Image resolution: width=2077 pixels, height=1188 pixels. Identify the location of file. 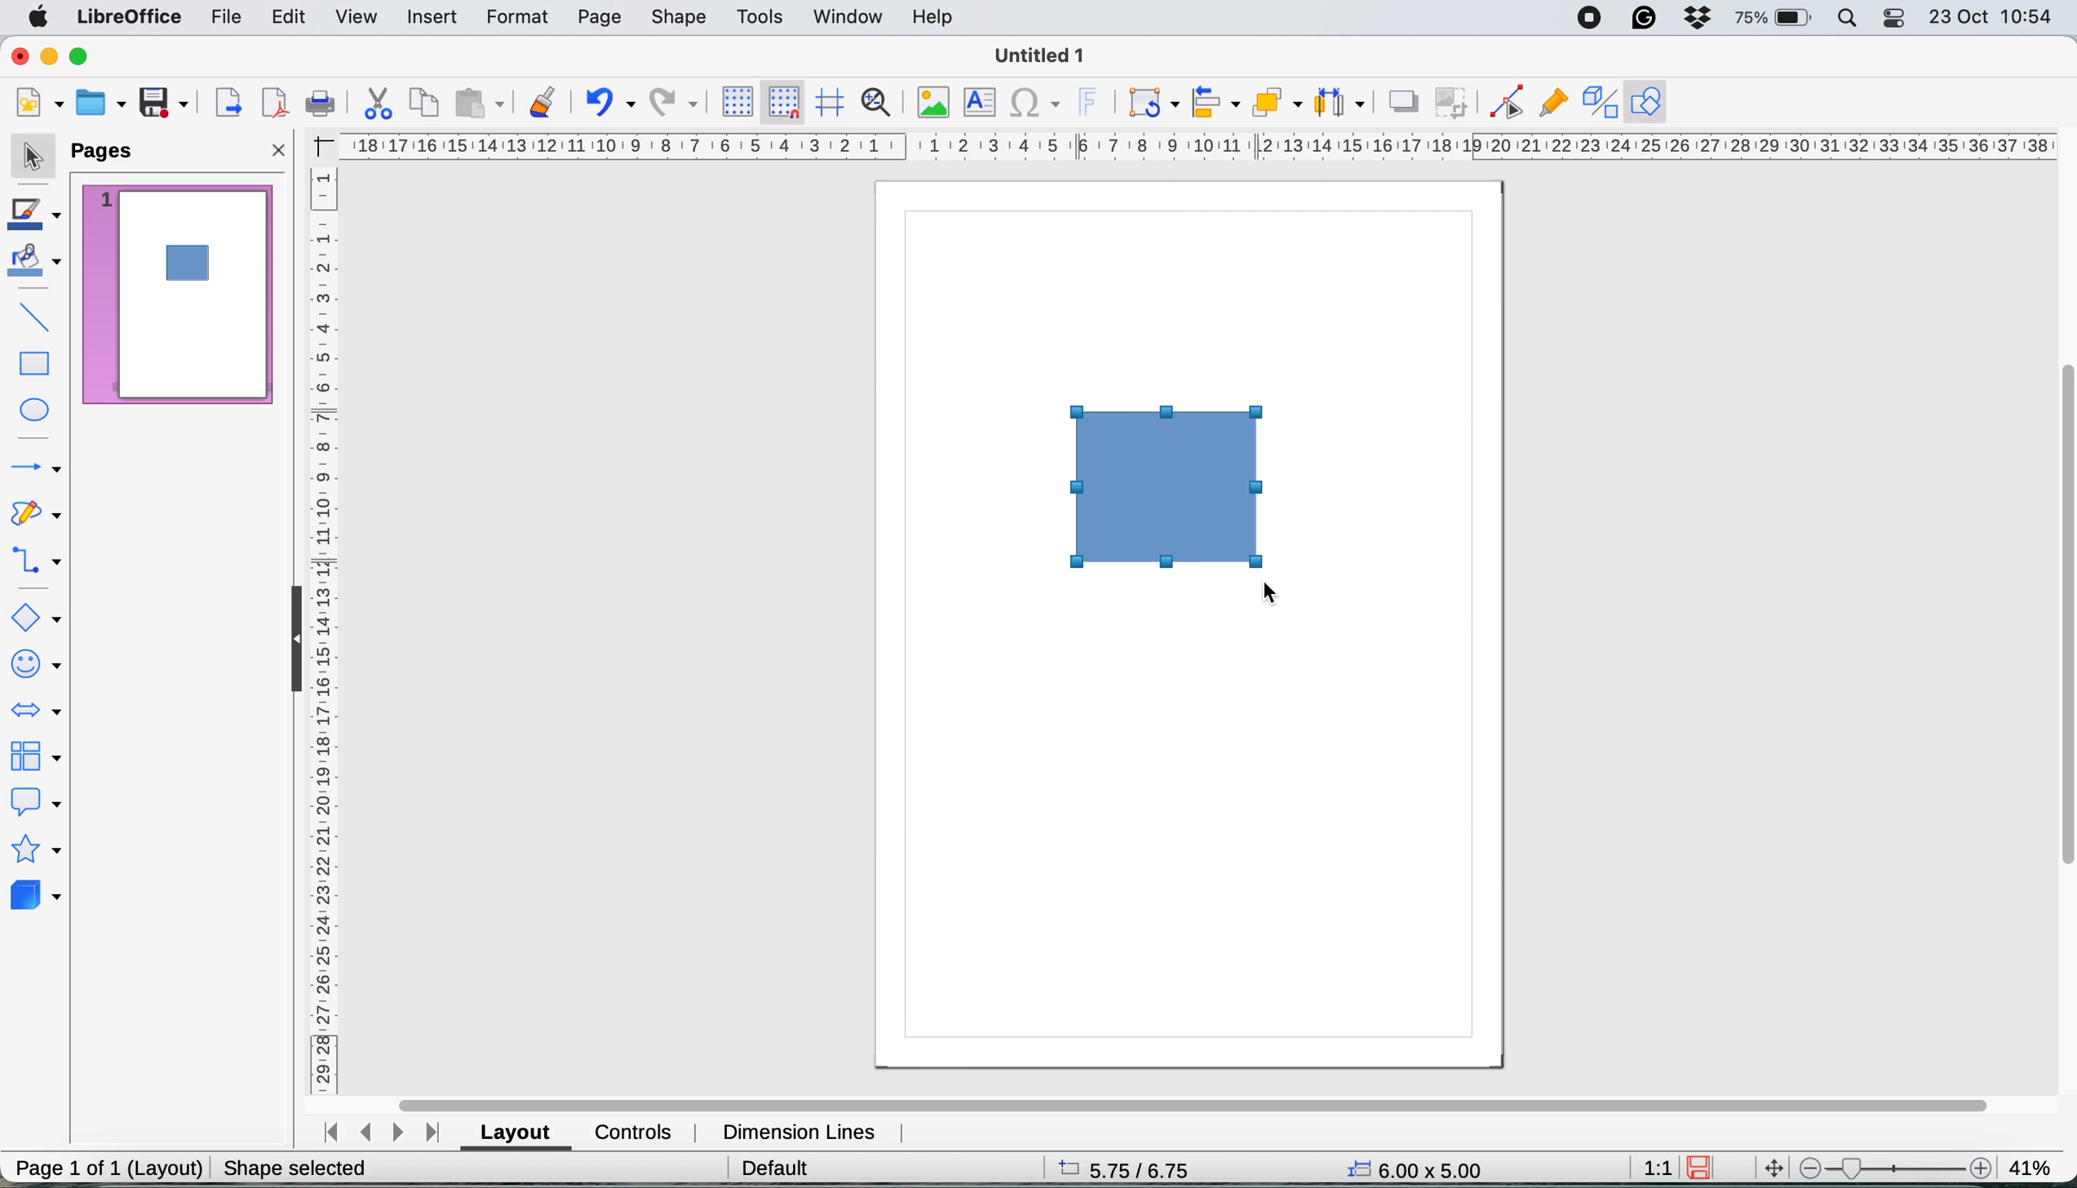
(223, 18).